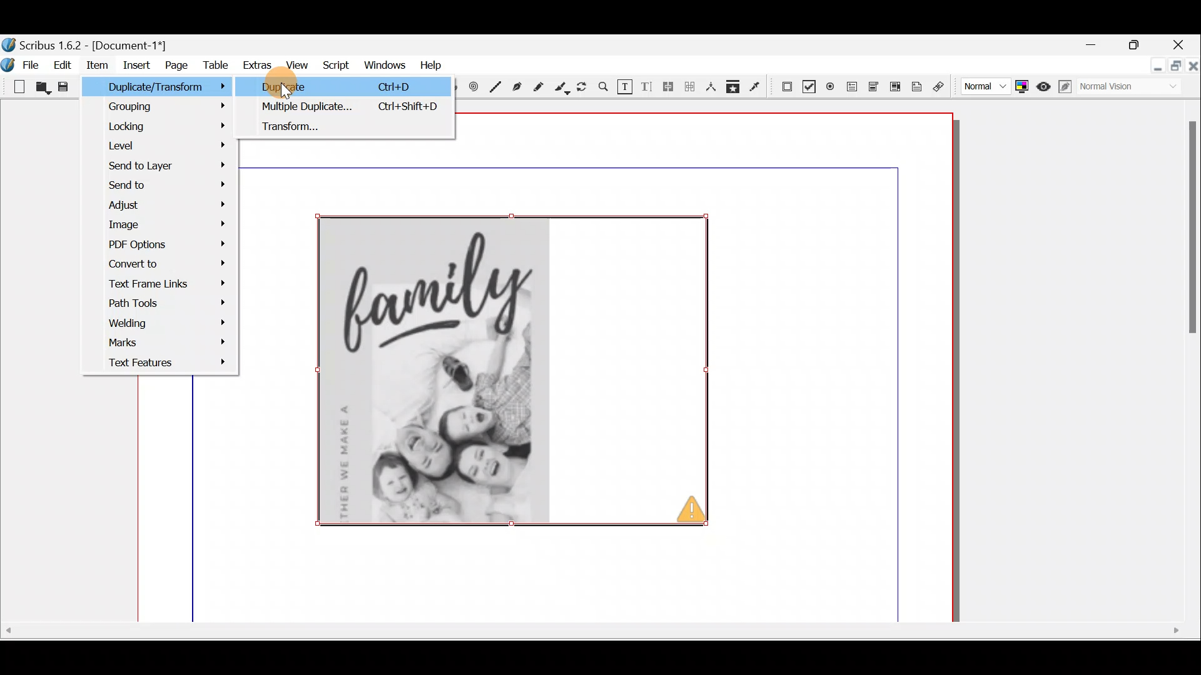 Image resolution: width=1201 pixels, height=675 pixels. I want to click on Zoom in or out, so click(604, 88).